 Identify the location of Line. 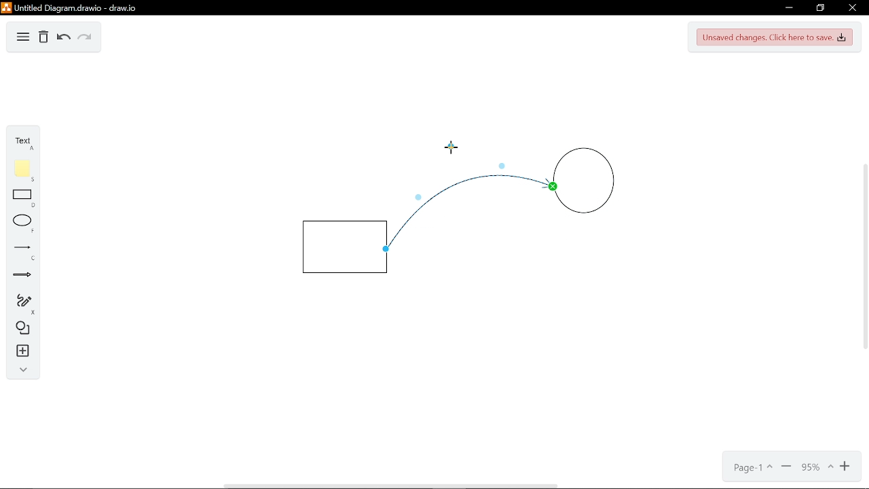
(20, 249).